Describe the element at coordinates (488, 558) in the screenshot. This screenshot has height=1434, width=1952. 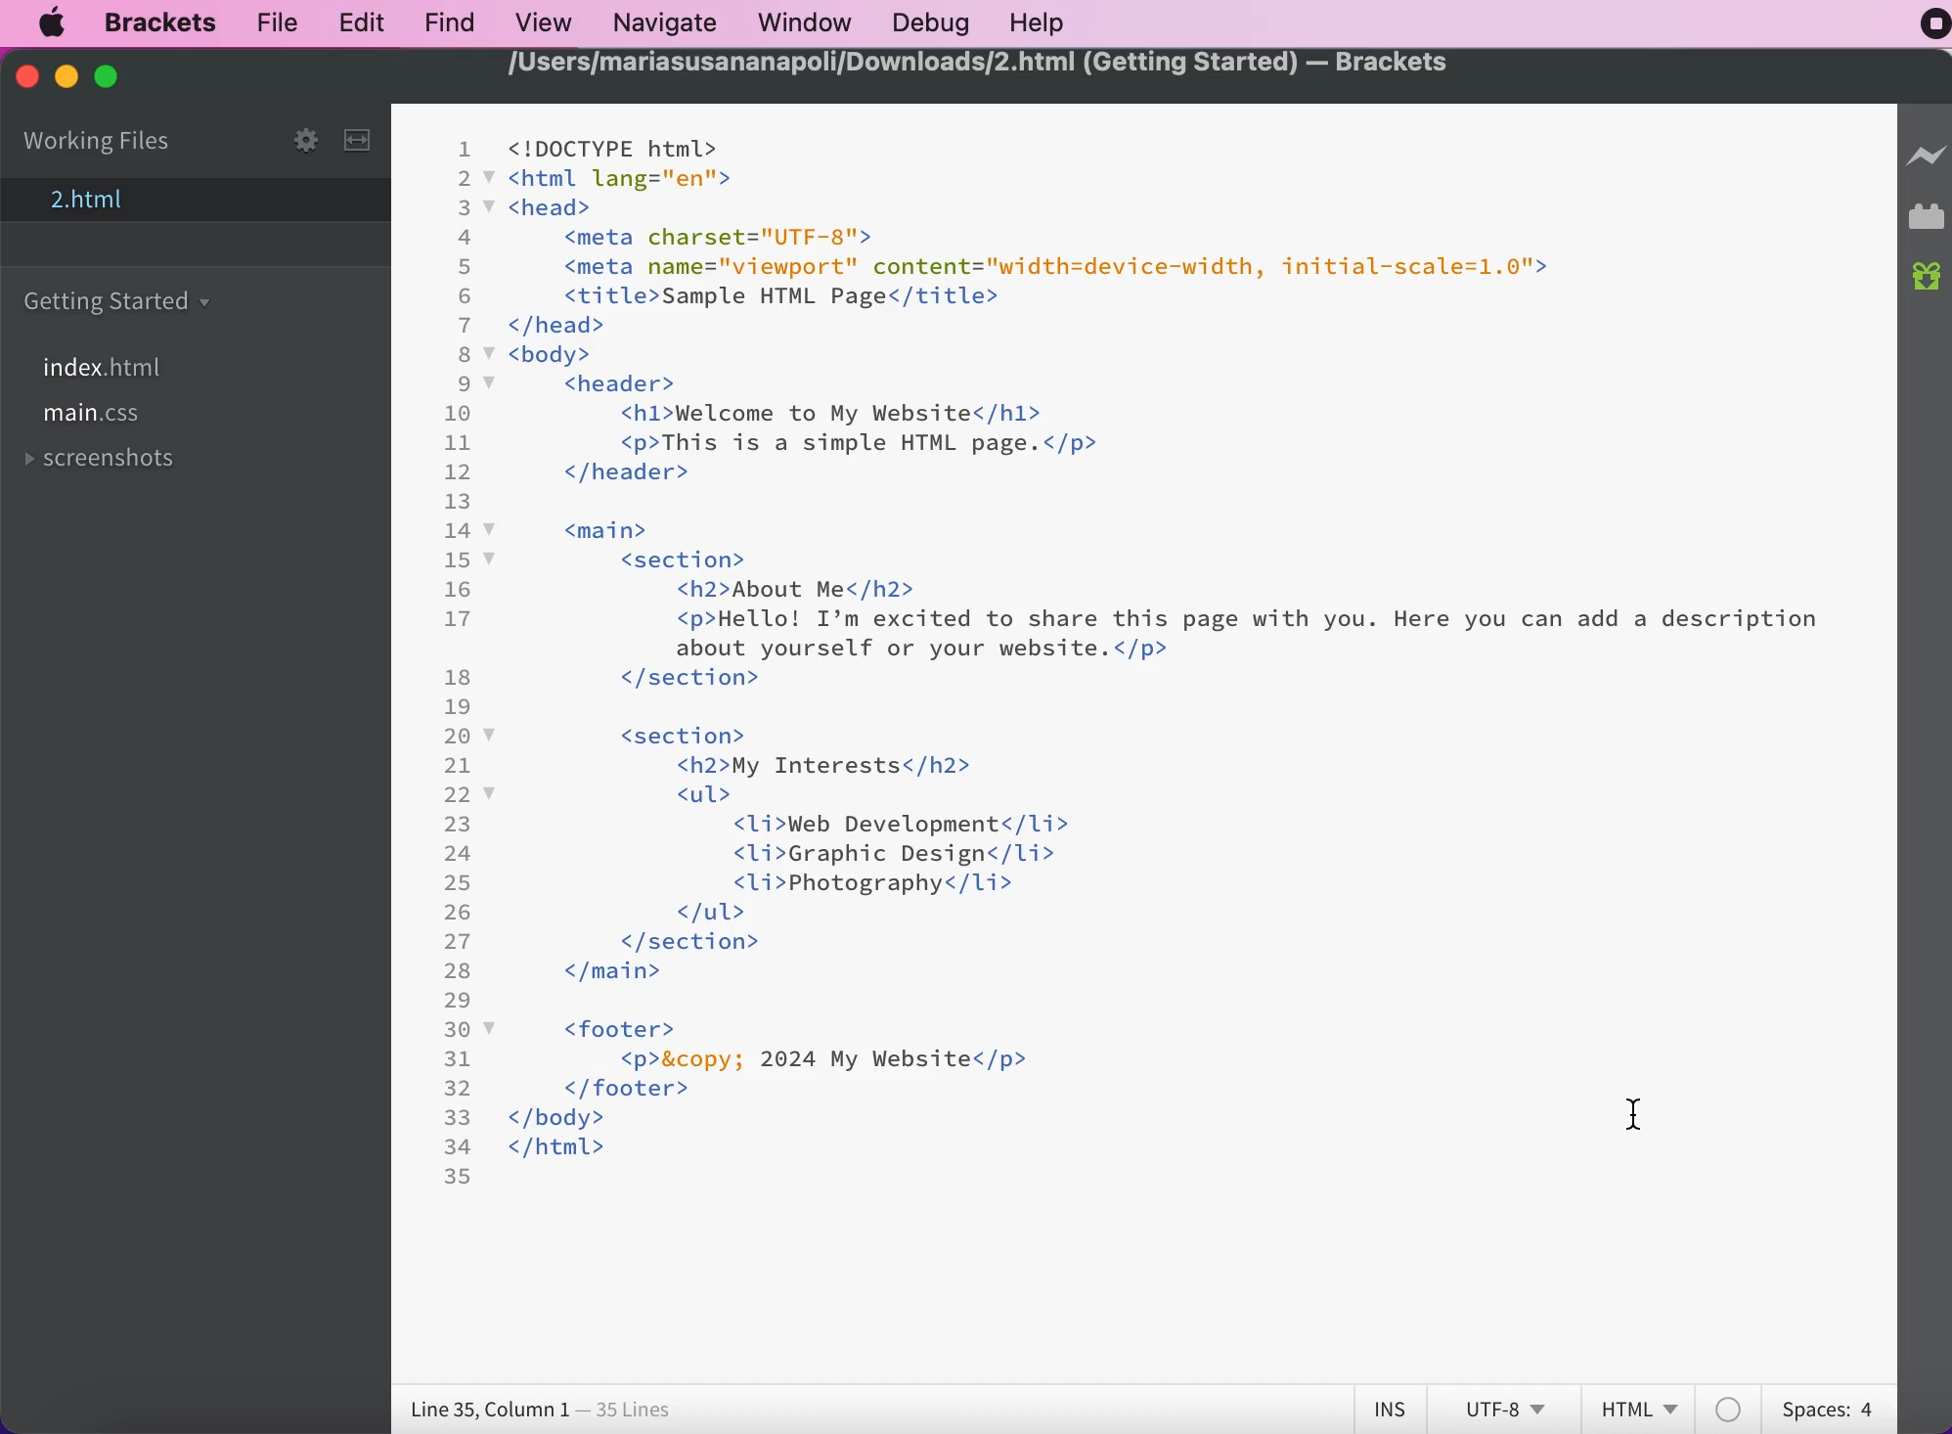
I see `code fold` at that location.